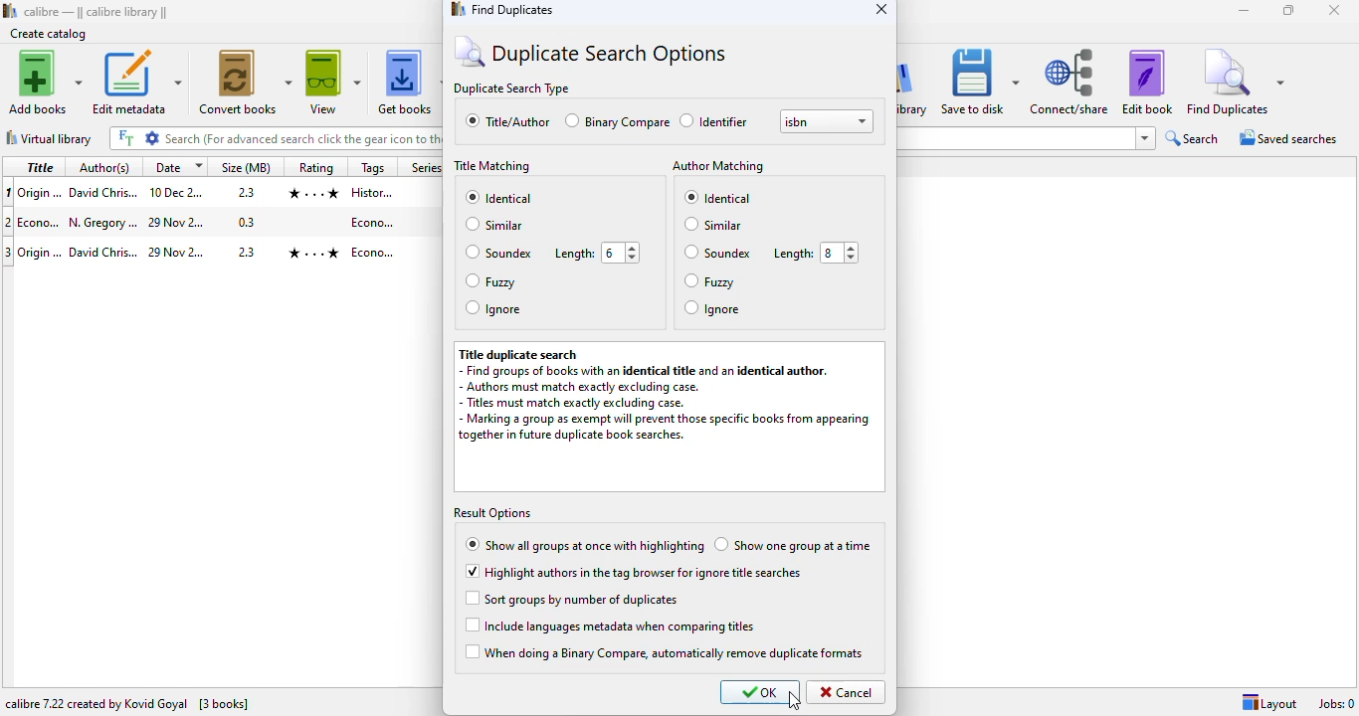  What do you see at coordinates (410, 81) in the screenshot?
I see `get books` at bounding box center [410, 81].